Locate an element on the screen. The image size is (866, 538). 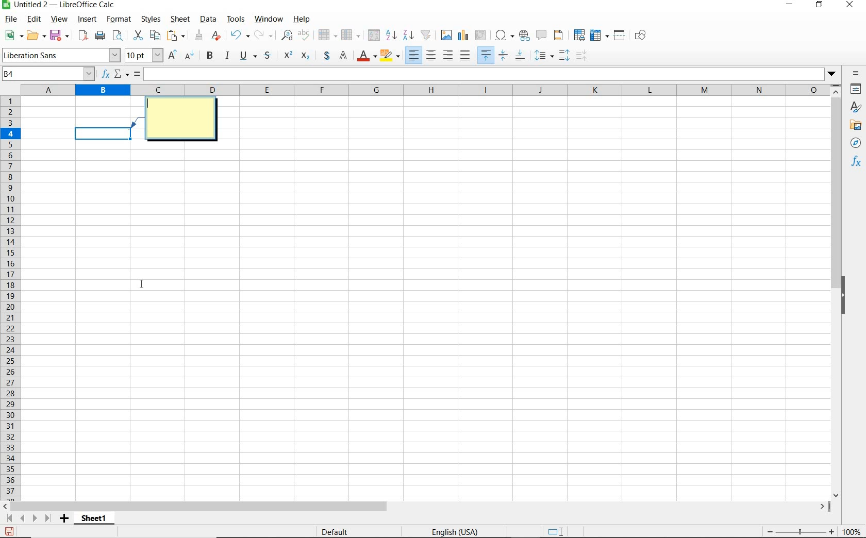
styles is located at coordinates (153, 19).